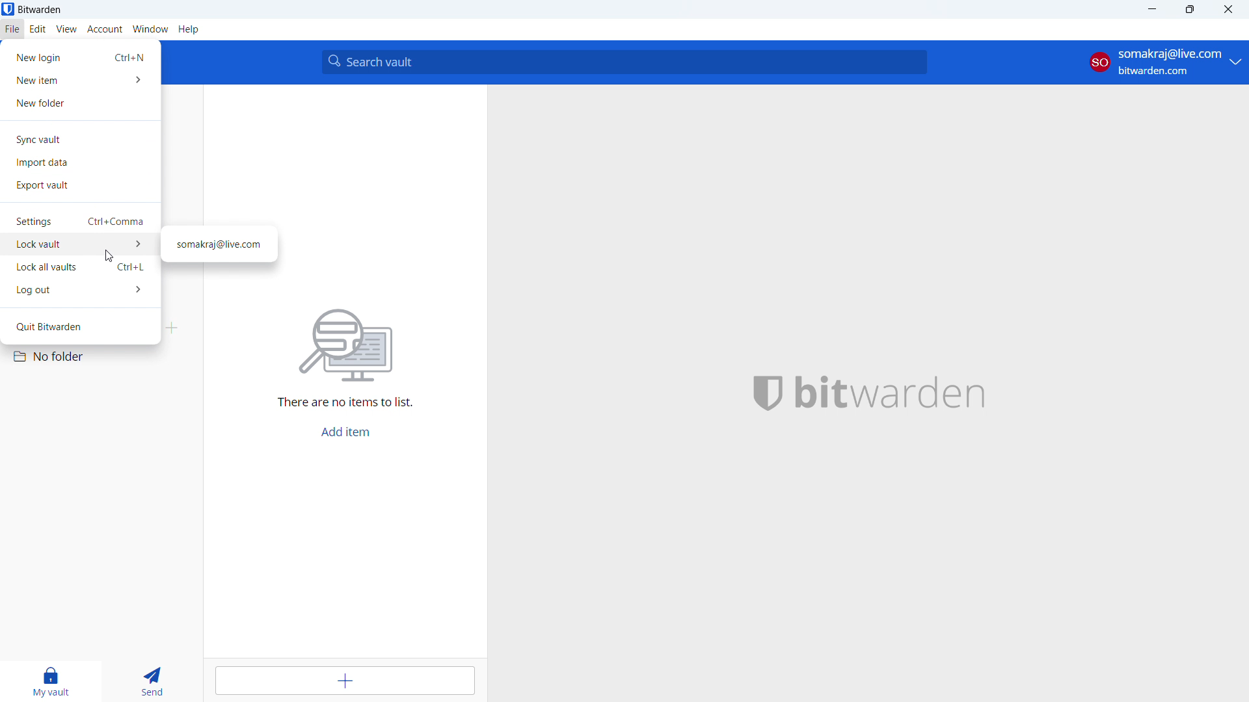 The image size is (1249, 702). What do you see at coordinates (105, 30) in the screenshot?
I see `account` at bounding box center [105, 30].